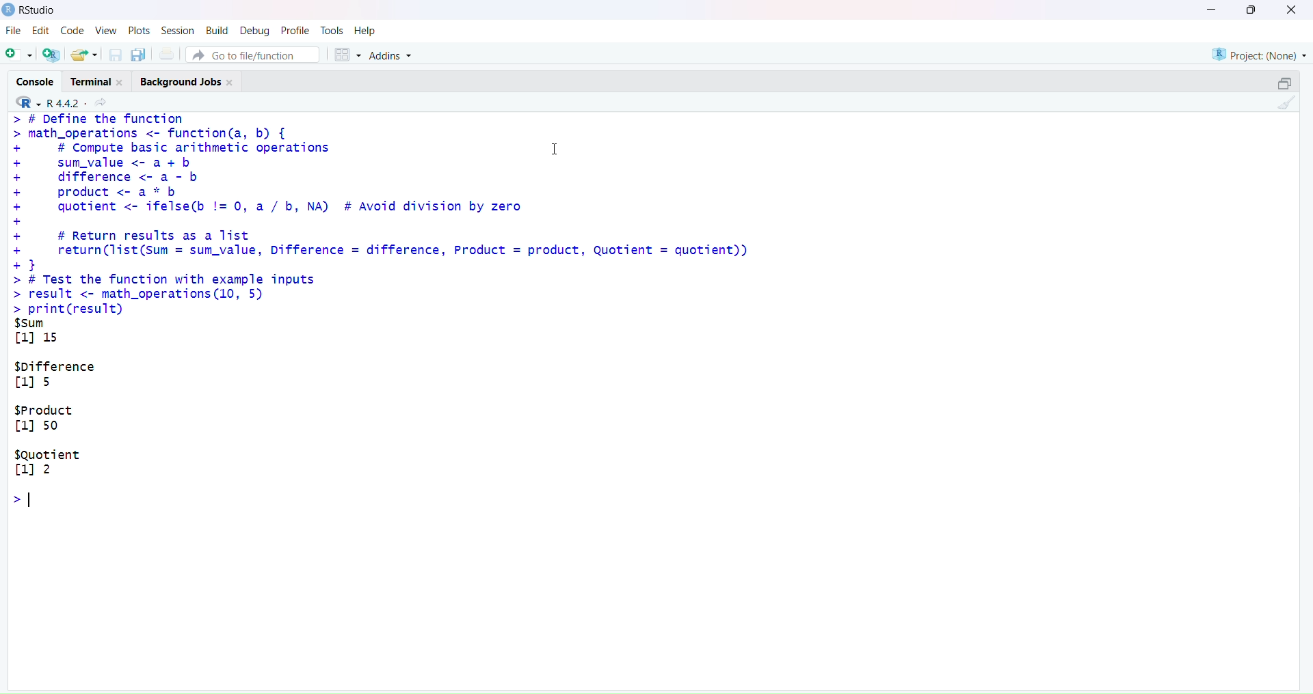  What do you see at coordinates (12, 31) in the screenshot?
I see `File` at bounding box center [12, 31].